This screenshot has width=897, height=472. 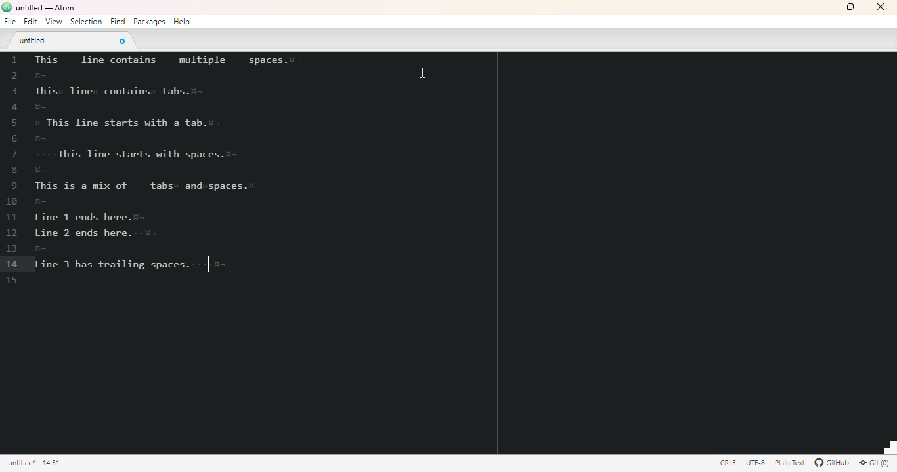 I want to click on invisible characters, so click(x=140, y=217).